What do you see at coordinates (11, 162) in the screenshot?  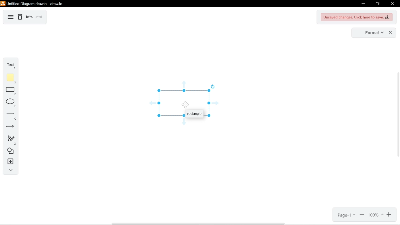 I see `insert` at bounding box center [11, 162].